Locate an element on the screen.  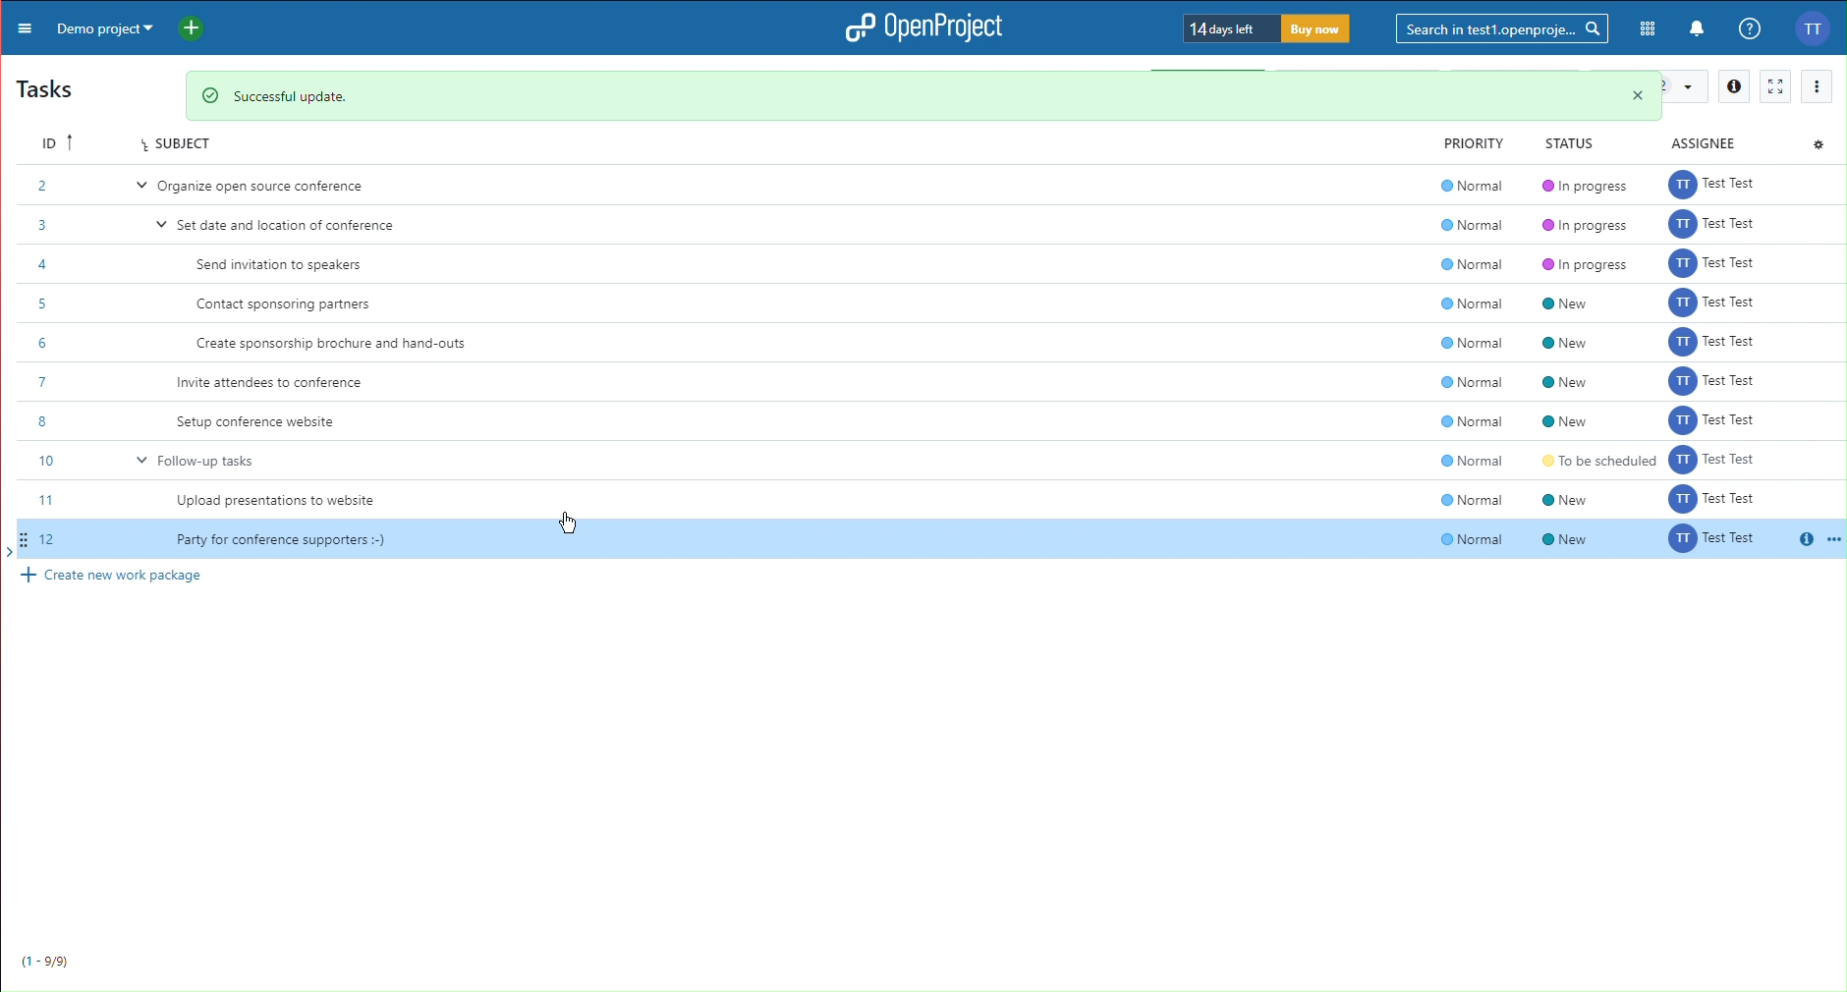
vite attendees to conference is located at coordinates (283, 381).